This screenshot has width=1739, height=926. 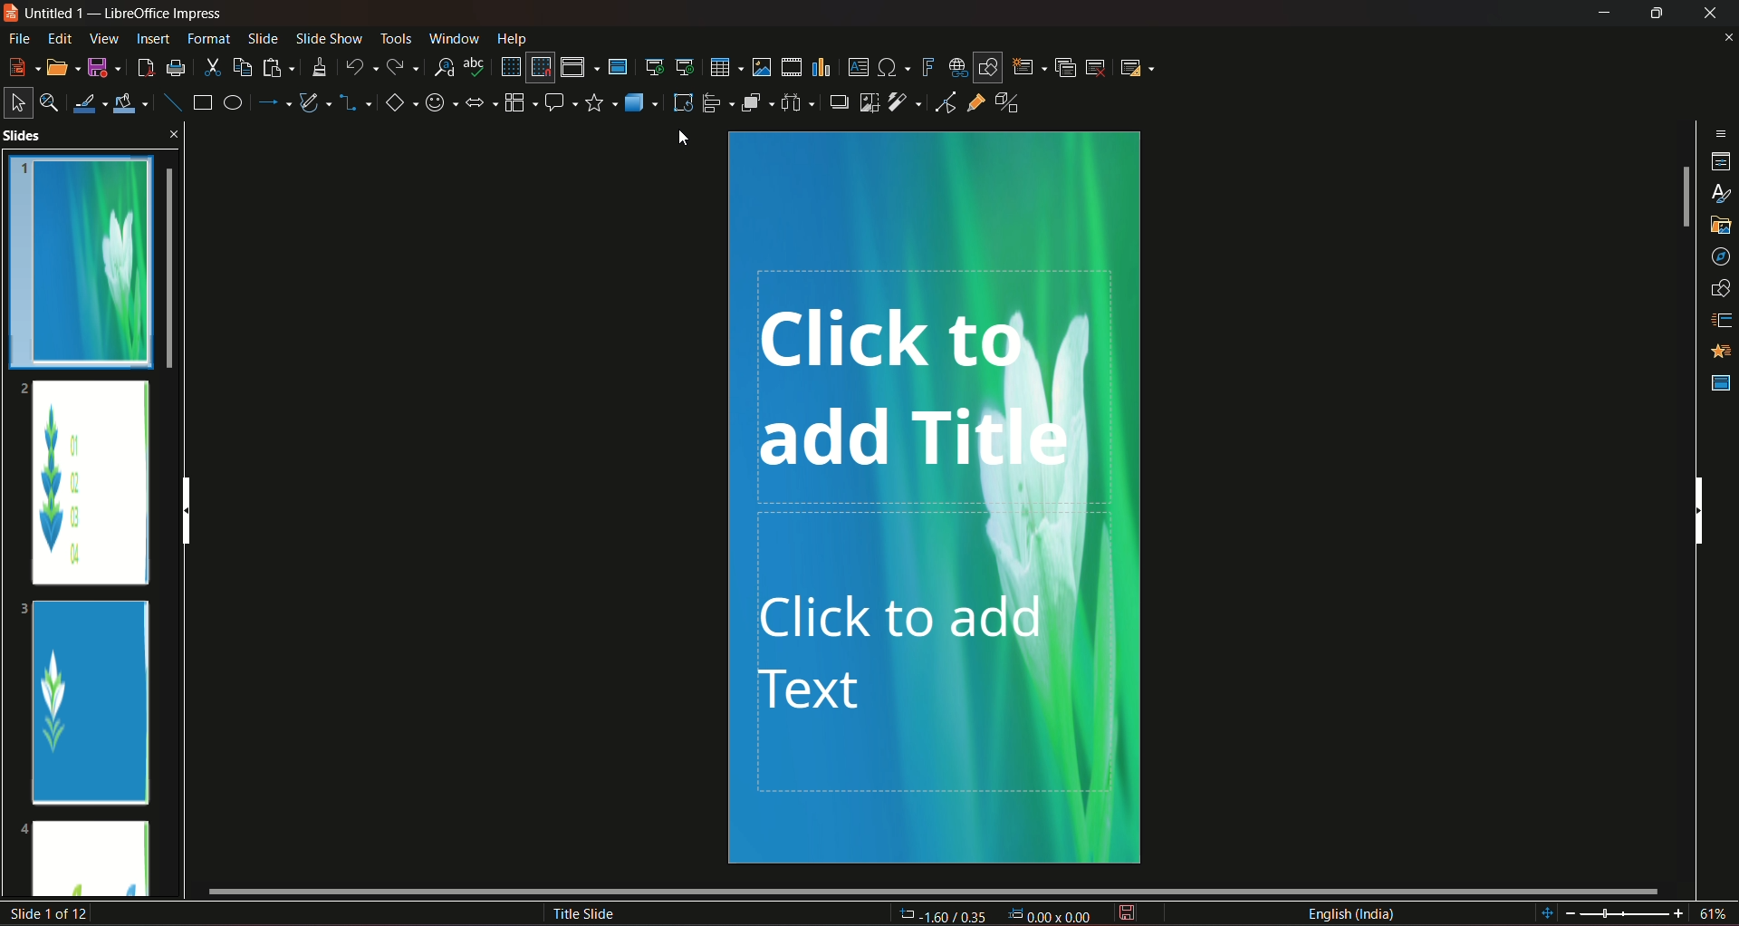 What do you see at coordinates (562, 101) in the screenshot?
I see `callout shapes` at bounding box center [562, 101].